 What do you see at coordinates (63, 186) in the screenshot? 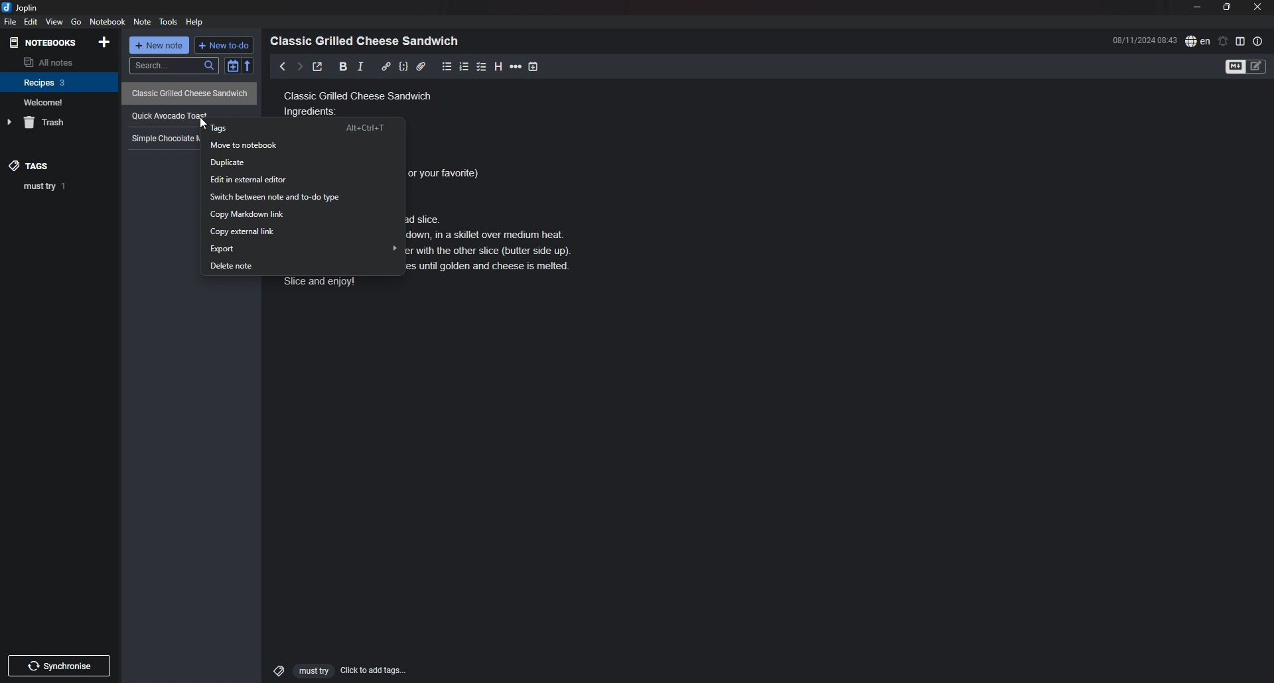
I see `tag` at bounding box center [63, 186].